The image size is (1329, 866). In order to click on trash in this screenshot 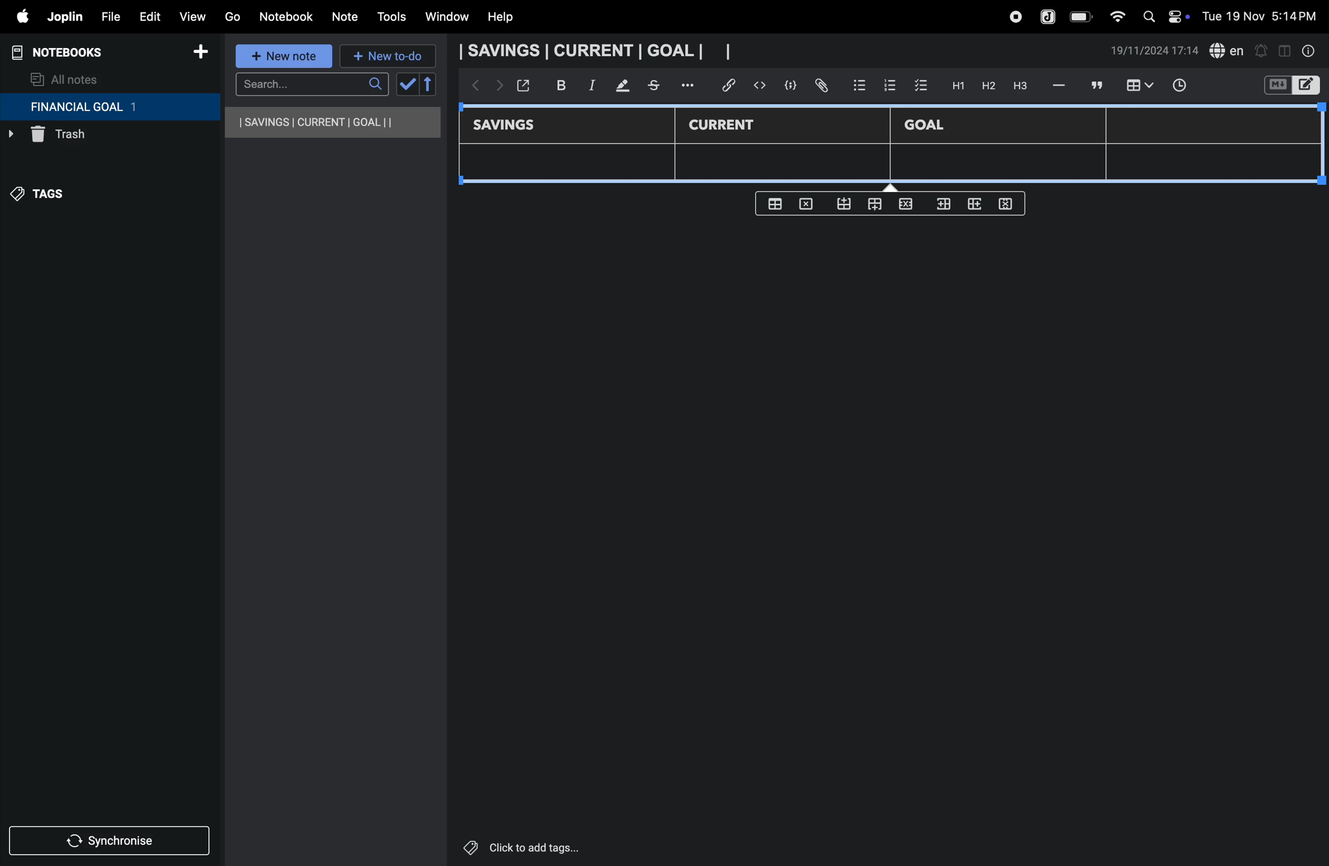, I will do `click(87, 137)`.